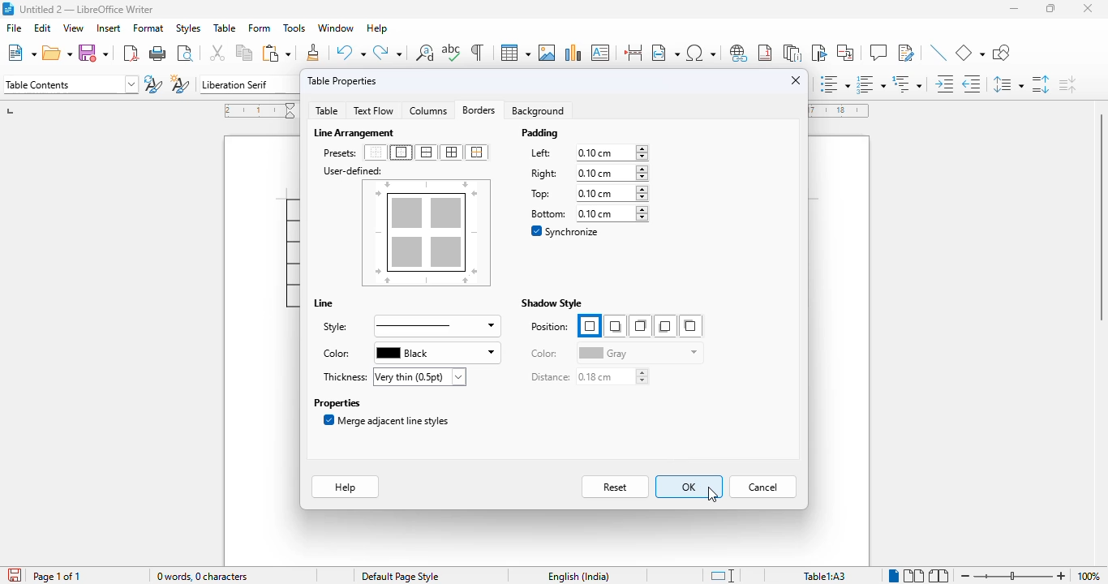 The width and height of the screenshot is (1108, 584). I want to click on color: black, so click(409, 353).